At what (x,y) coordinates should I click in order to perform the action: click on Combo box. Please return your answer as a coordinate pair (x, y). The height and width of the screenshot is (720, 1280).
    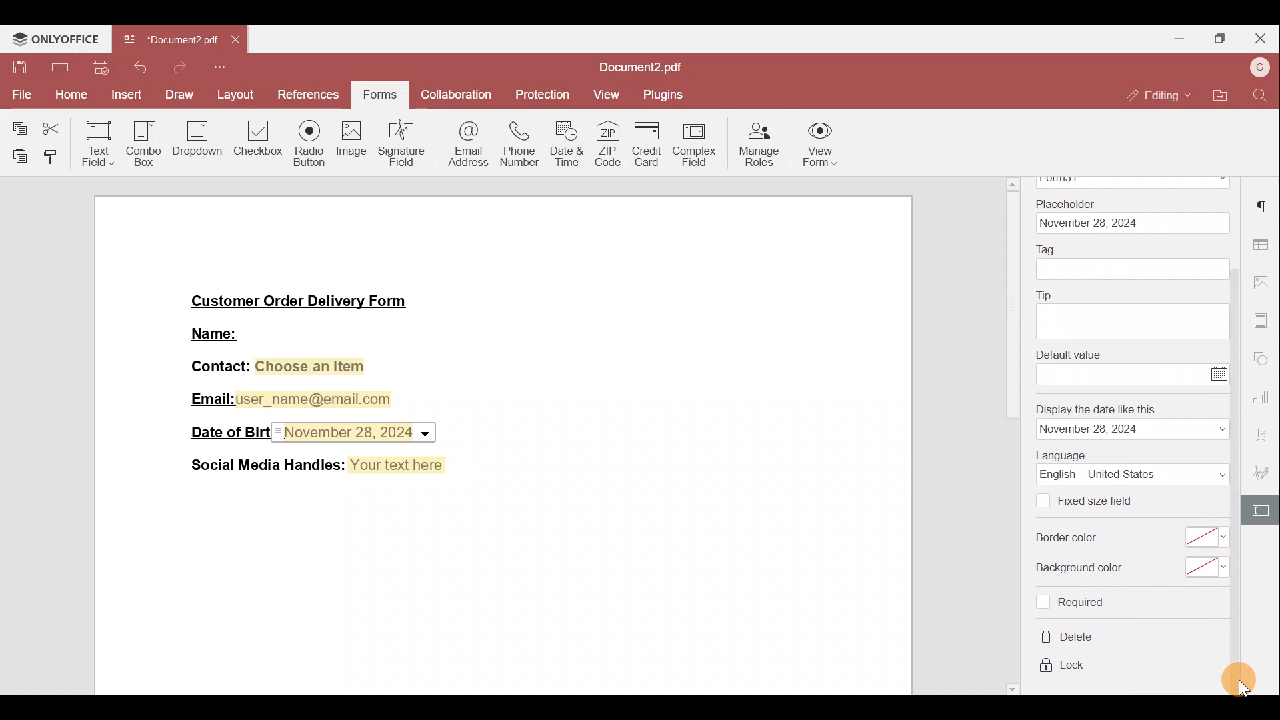
    Looking at the image, I should click on (143, 141).